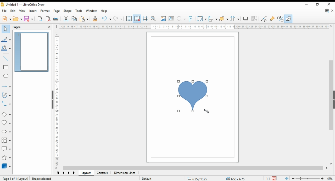 The width and height of the screenshot is (335, 181). I want to click on shadow, so click(245, 19).